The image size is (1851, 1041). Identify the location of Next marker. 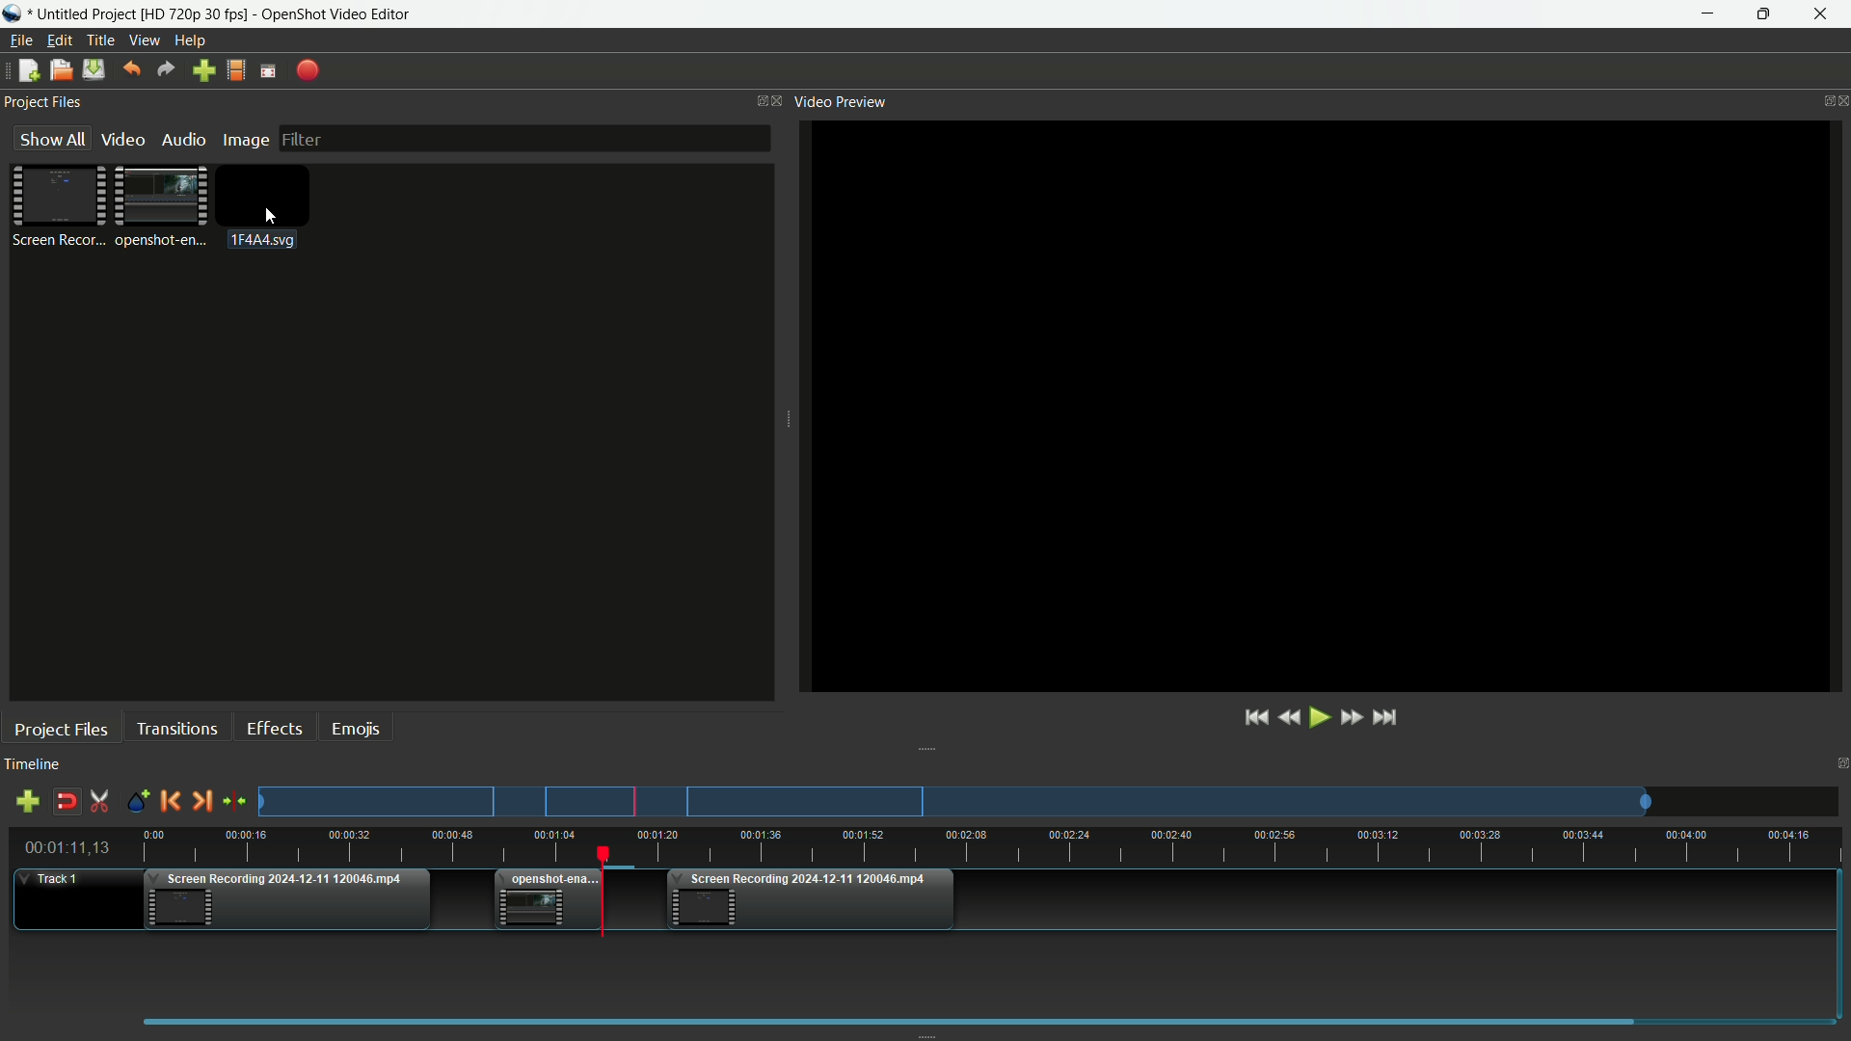
(200, 802).